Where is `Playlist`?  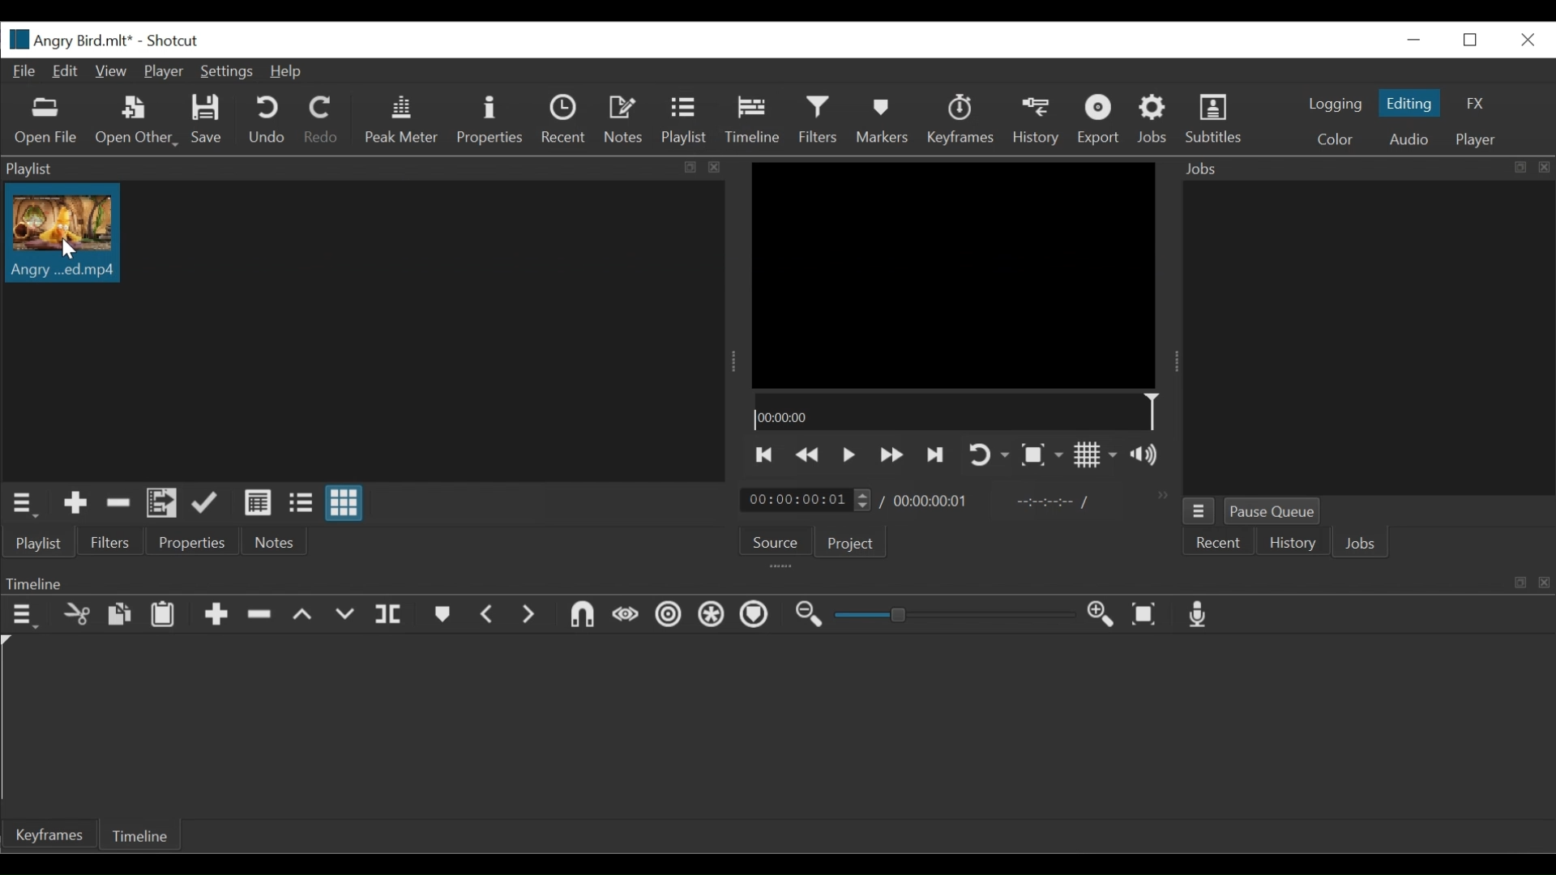 Playlist is located at coordinates (42, 545).